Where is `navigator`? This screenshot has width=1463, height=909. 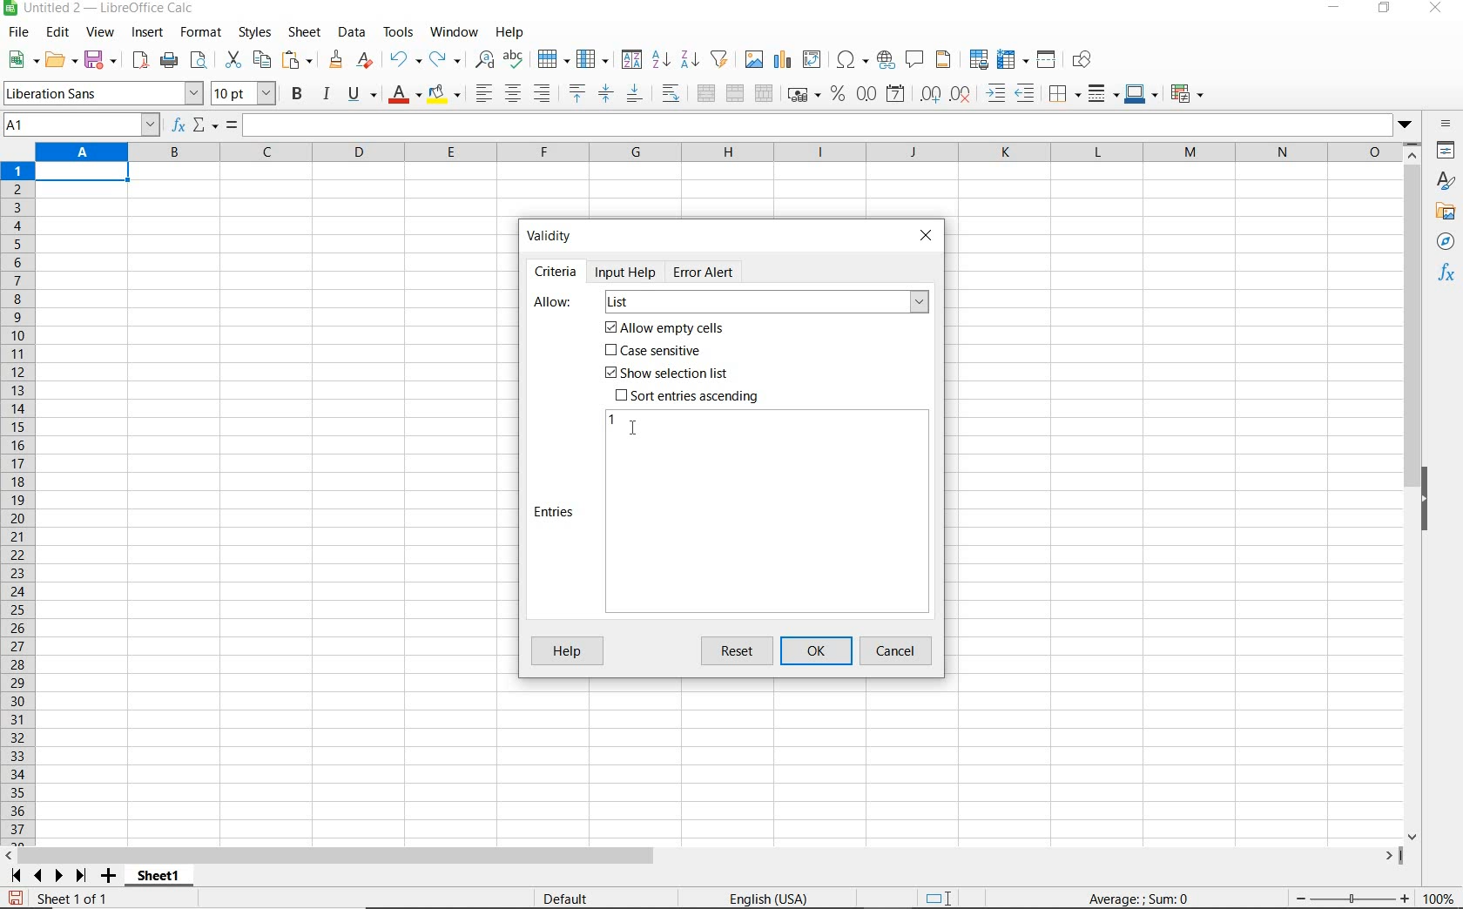 navigator is located at coordinates (1448, 246).